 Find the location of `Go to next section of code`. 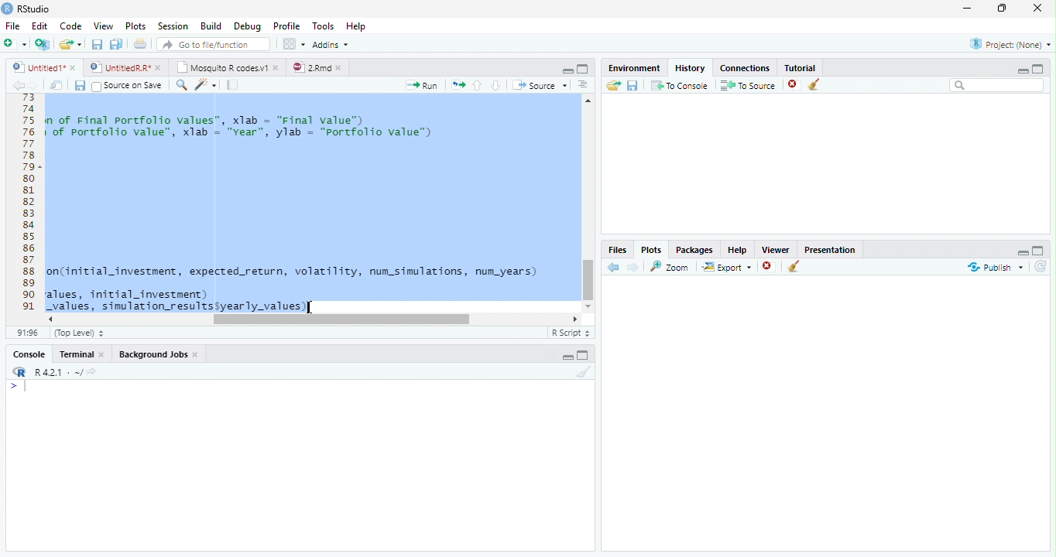

Go to next section of code is located at coordinates (497, 86).